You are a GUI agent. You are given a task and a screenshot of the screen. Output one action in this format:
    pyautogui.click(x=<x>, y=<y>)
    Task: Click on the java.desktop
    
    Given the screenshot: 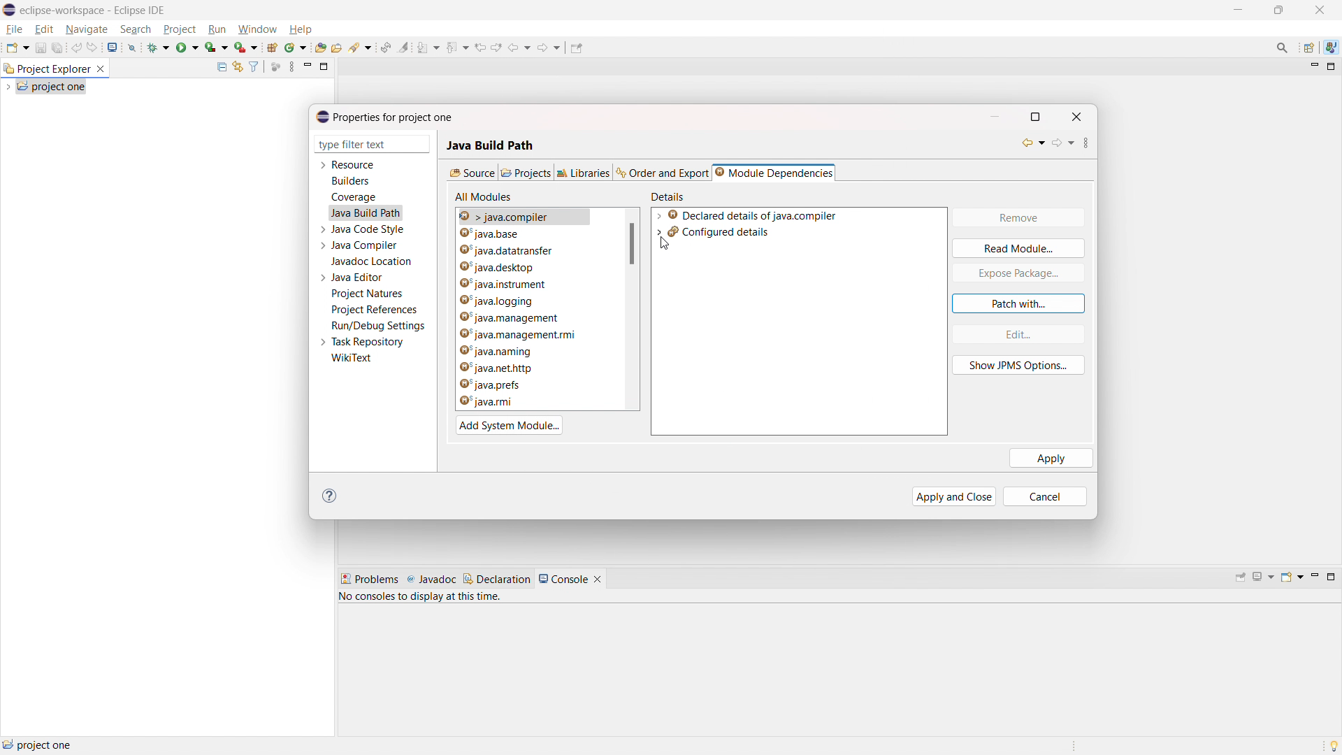 What is the action you would take?
    pyautogui.click(x=534, y=266)
    